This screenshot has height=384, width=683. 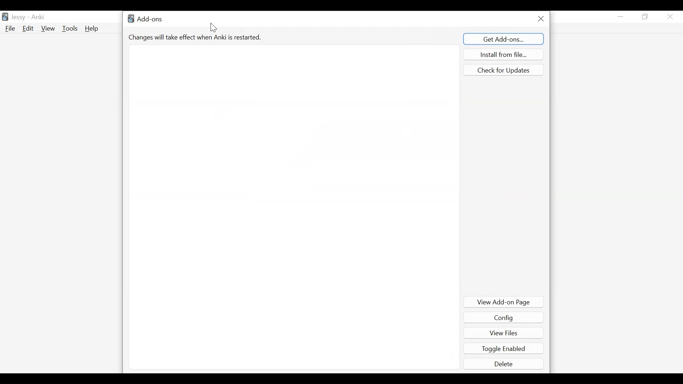 What do you see at coordinates (504, 302) in the screenshot?
I see `View Add-on Page` at bounding box center [504, 302].